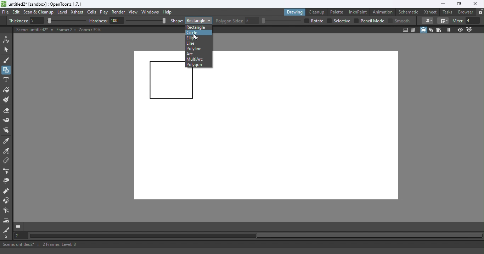 The height and width of the screenshot is (254, 484). What do you see at coordinates (424, 30) in the screenshot?
I see `Camera stand view` at bounding box center [424, 30].